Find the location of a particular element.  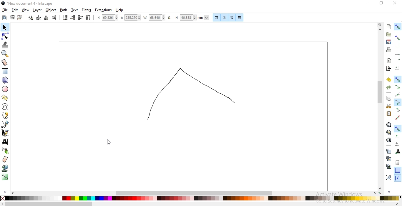

deselect any selected paths is located at coordinates (20, 18).